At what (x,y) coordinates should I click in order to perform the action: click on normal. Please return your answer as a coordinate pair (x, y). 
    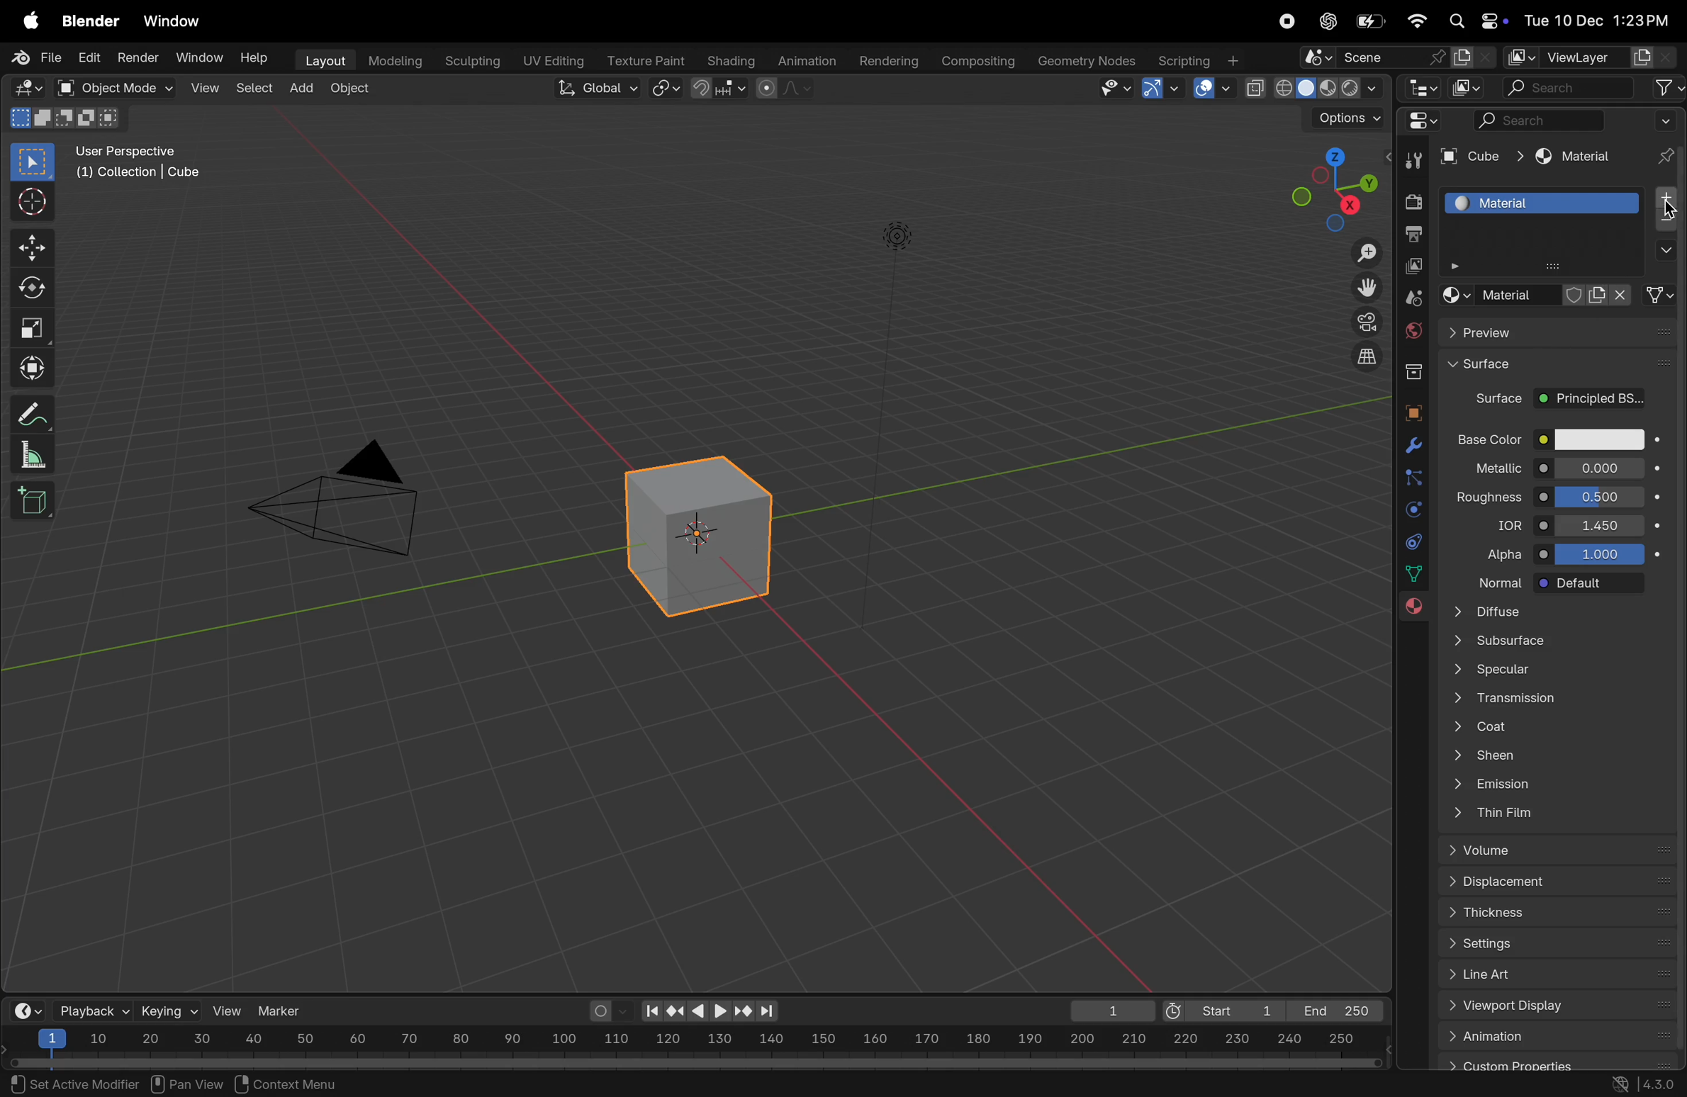
    Looking at the image, I should click on (1498, 586).